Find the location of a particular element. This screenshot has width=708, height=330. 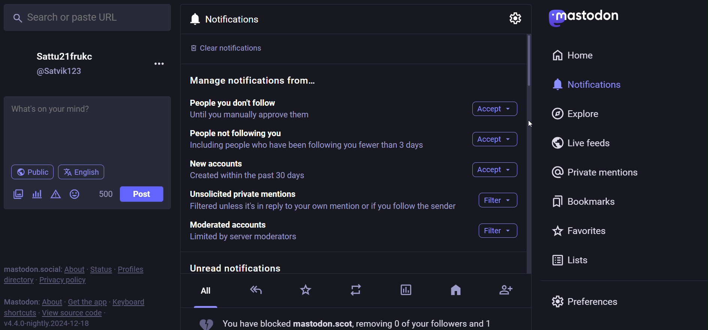

live feed is located at coordinates (584, 142).